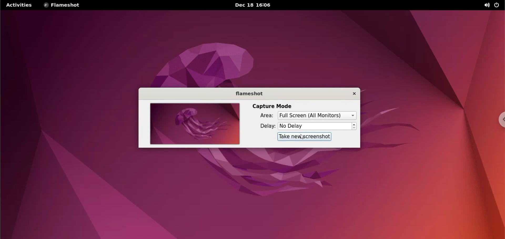 The image size is (505, 239). Describe the element at coordinates (255, 5) in the screenshot. I see `date and time` at that location.